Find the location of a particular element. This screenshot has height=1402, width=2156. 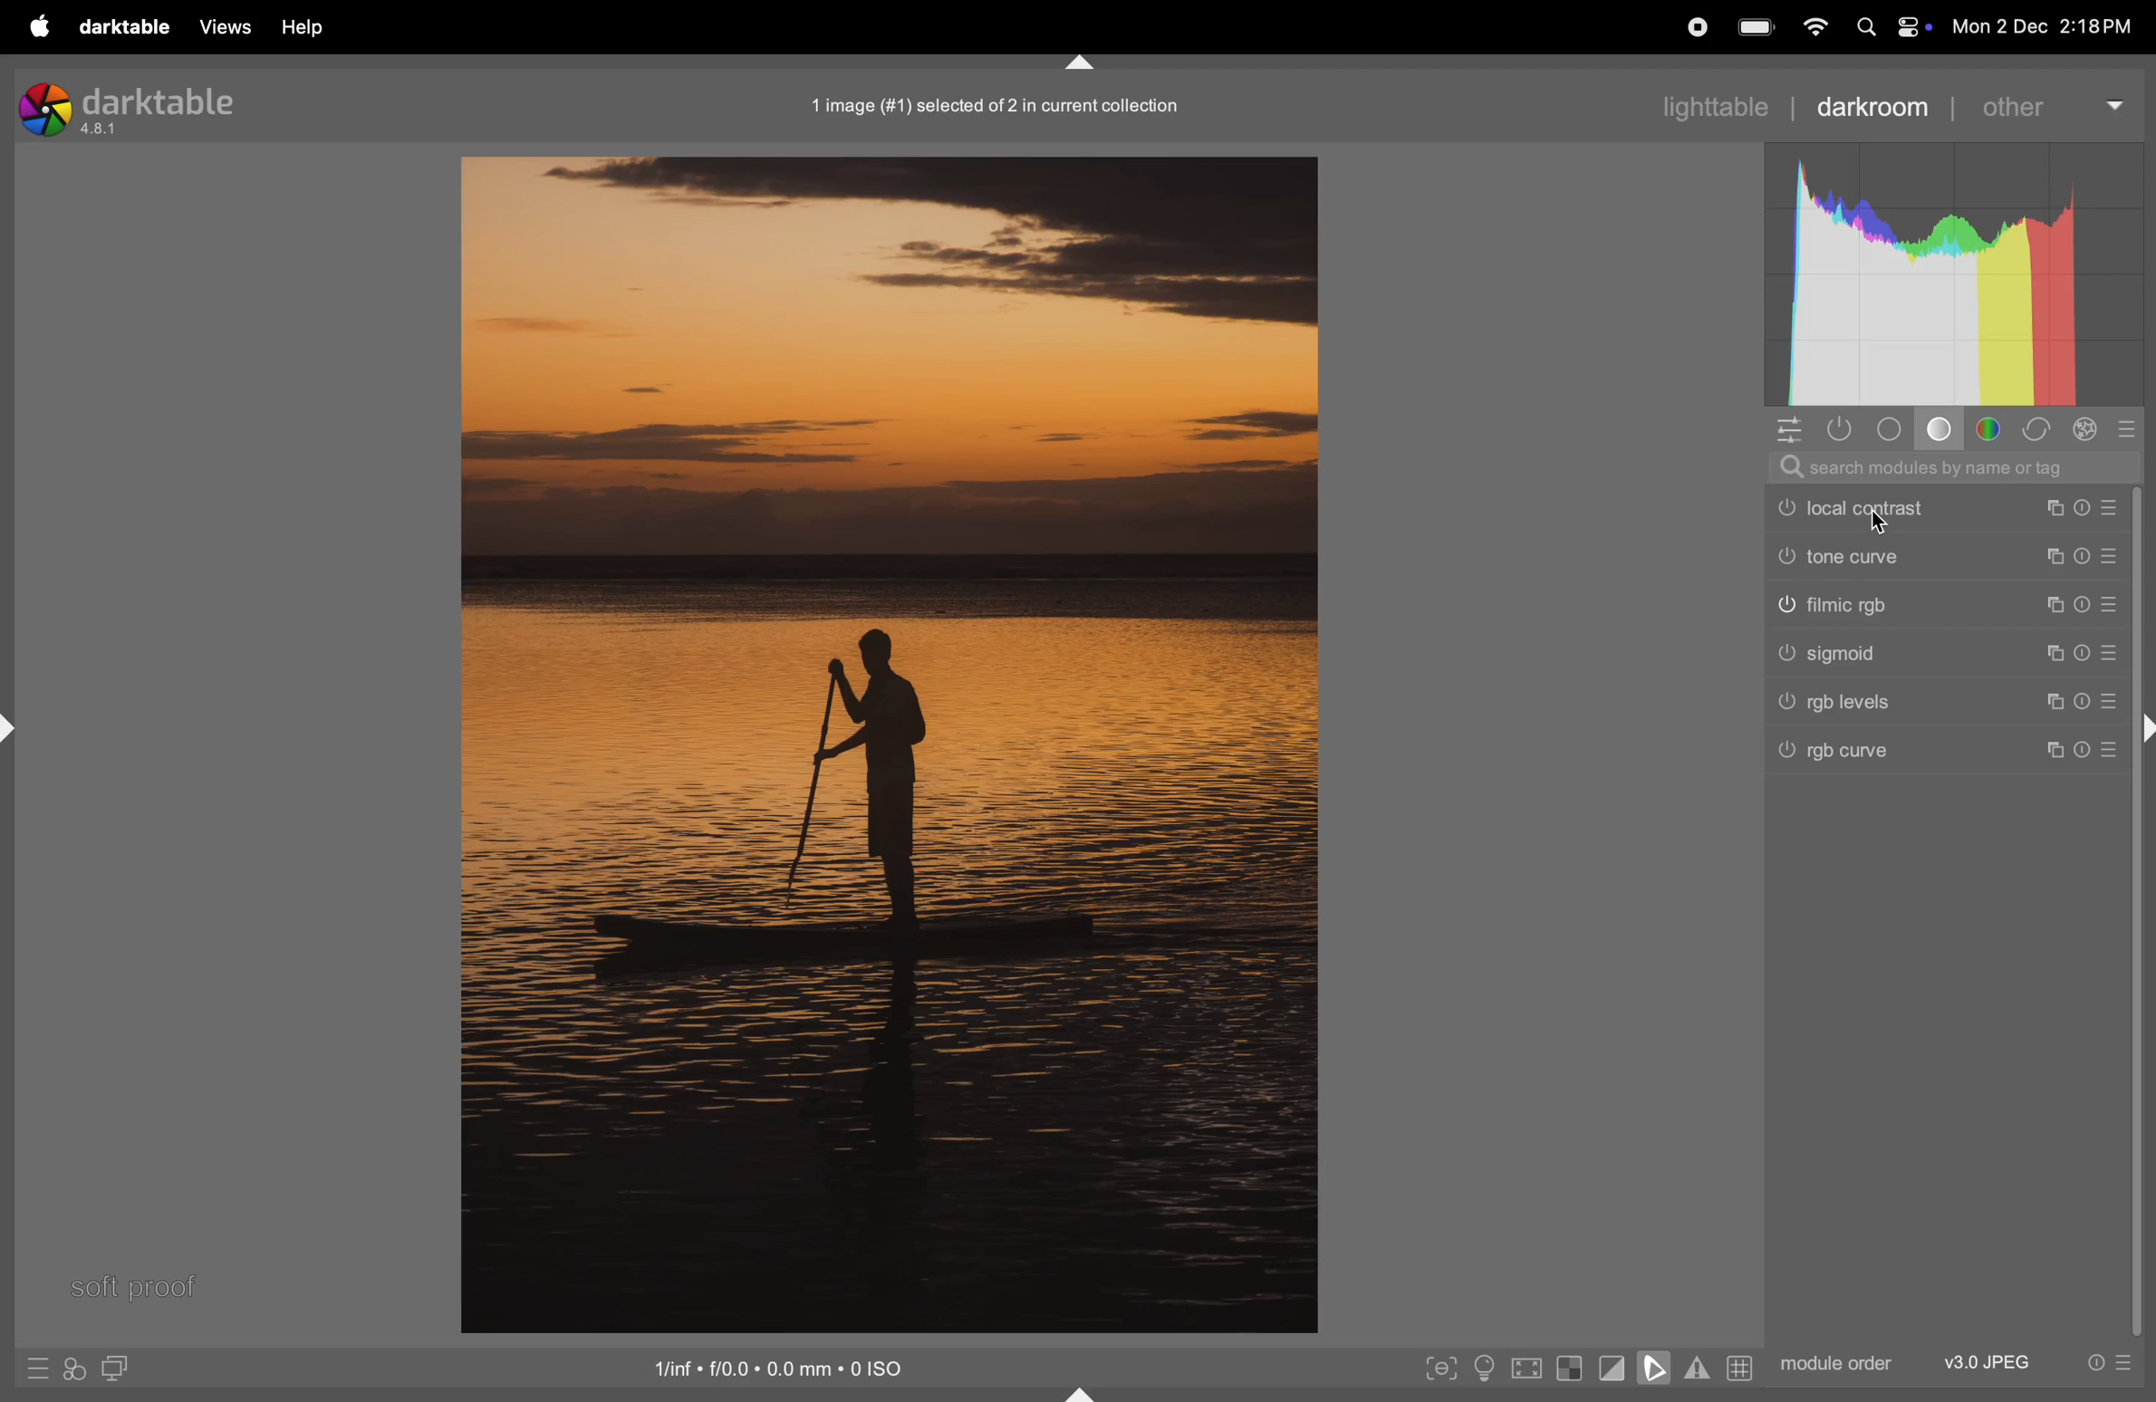

apple widgets is located at coordinates (1890, 26).